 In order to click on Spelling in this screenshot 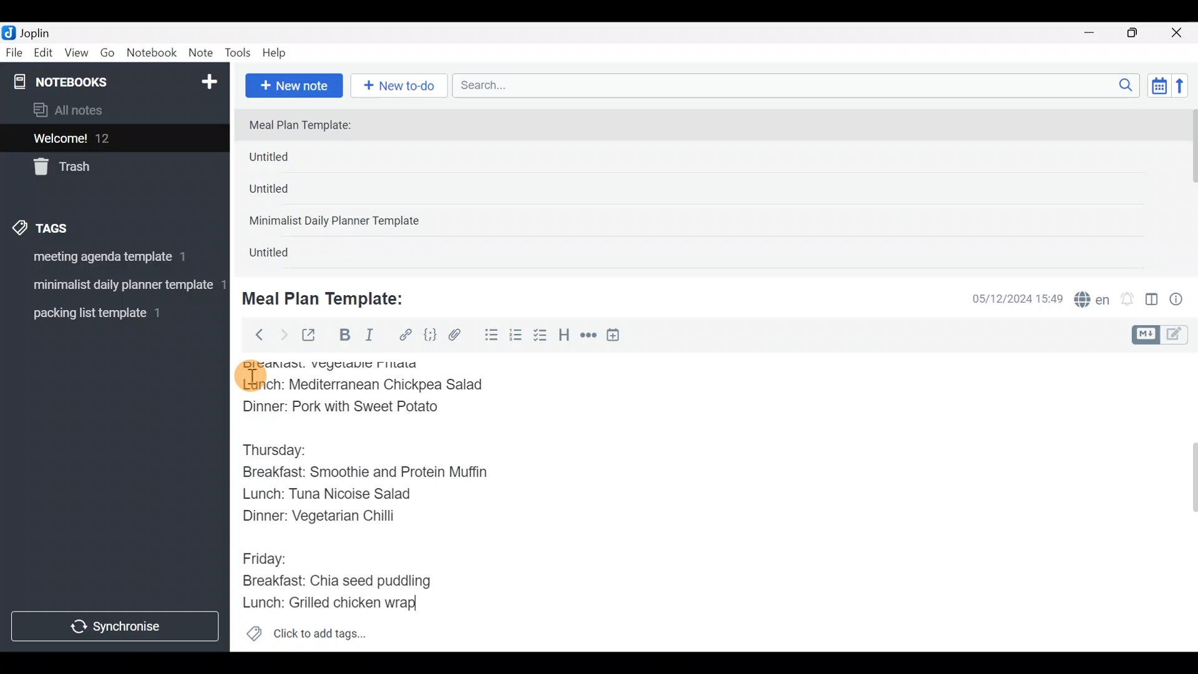, I will do `click(1093, 301)`.